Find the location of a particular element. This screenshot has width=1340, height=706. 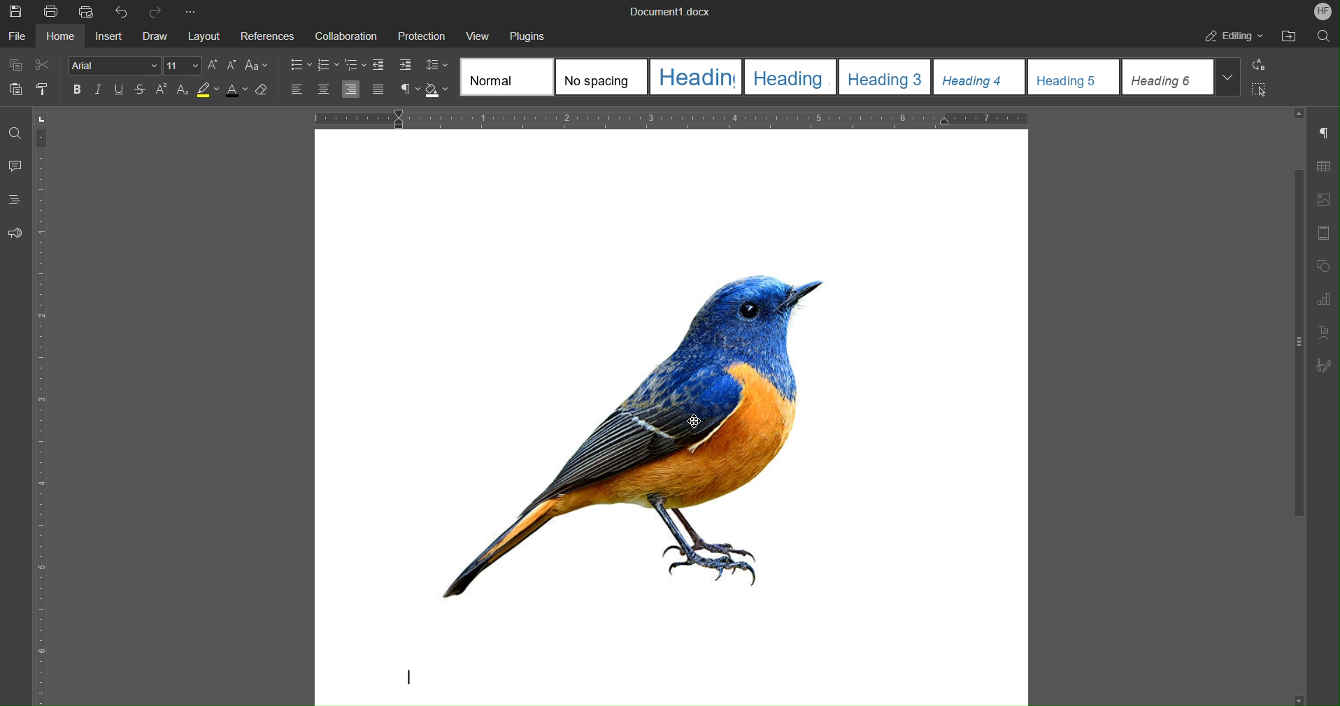

Heading 6 is located at coordinates (1183, 77).